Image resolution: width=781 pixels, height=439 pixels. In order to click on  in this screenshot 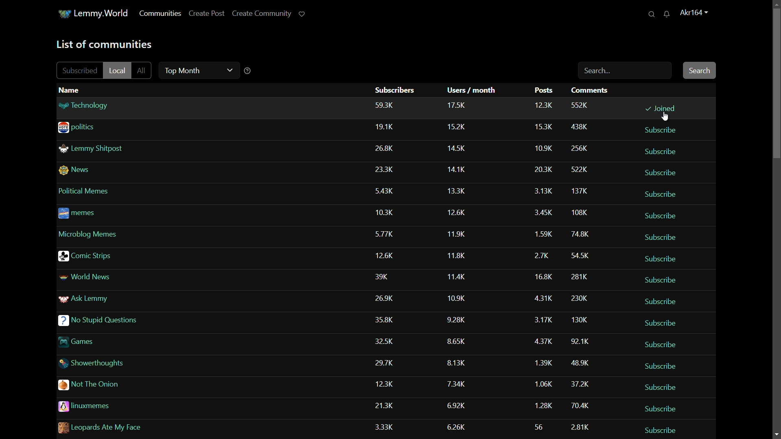, I will do `click(543, 170)`.